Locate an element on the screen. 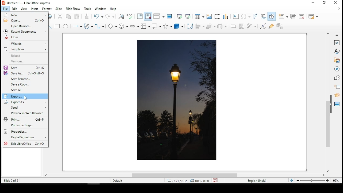 This screenshot has height=193, width=343. crop image is located at coordinates (243, 26).